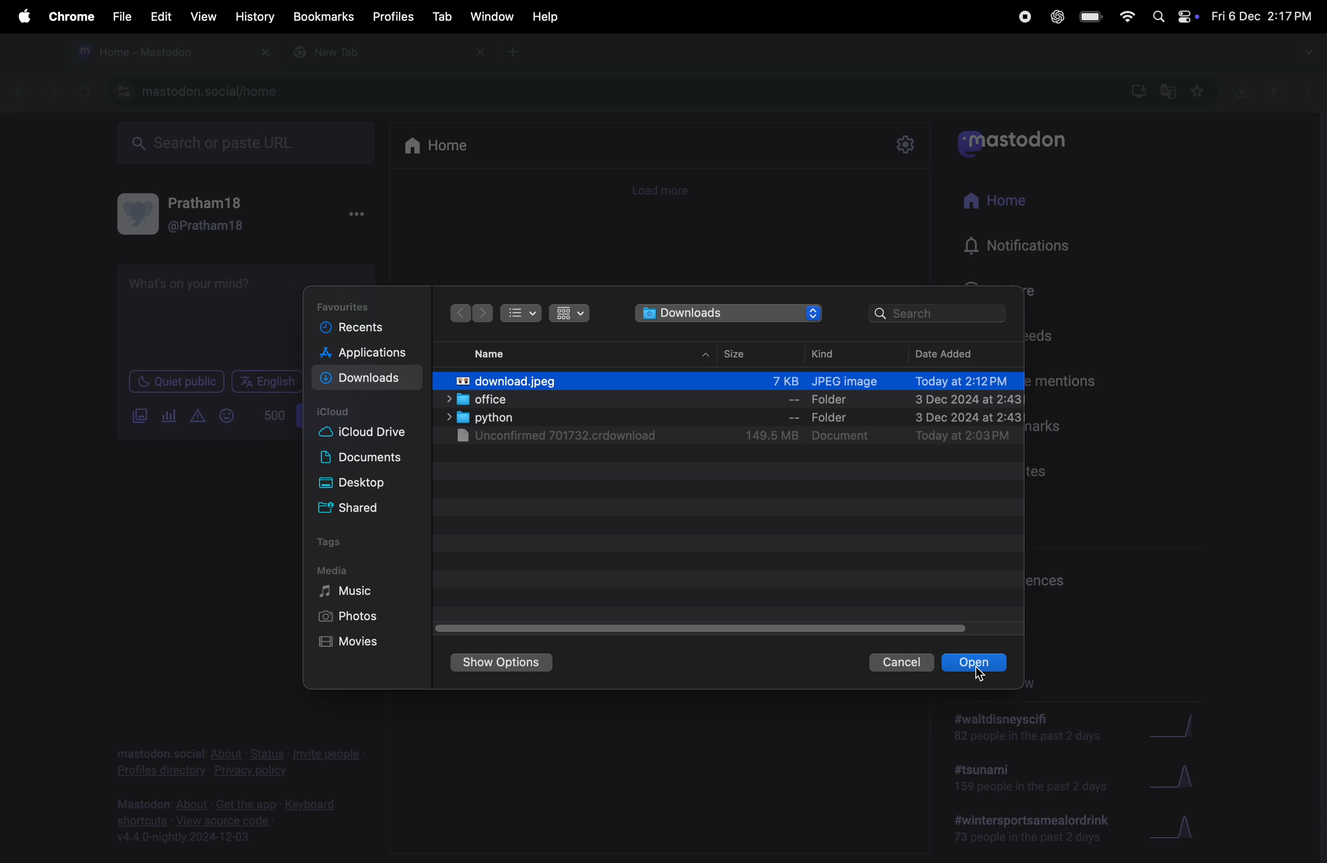 The height and width of the screenshot is (863, 1327). Describe the element at coordinates (1170, 16) in the screenshot. I see `apple widgets` at that location.